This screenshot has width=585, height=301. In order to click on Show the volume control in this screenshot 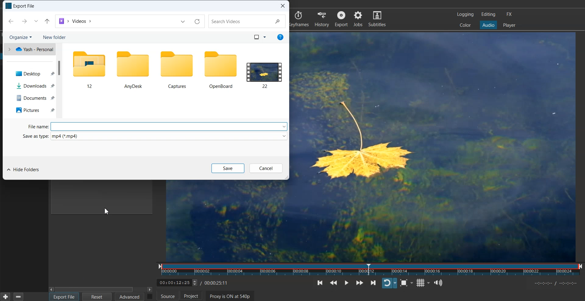, I will do `click(440, 282)`.